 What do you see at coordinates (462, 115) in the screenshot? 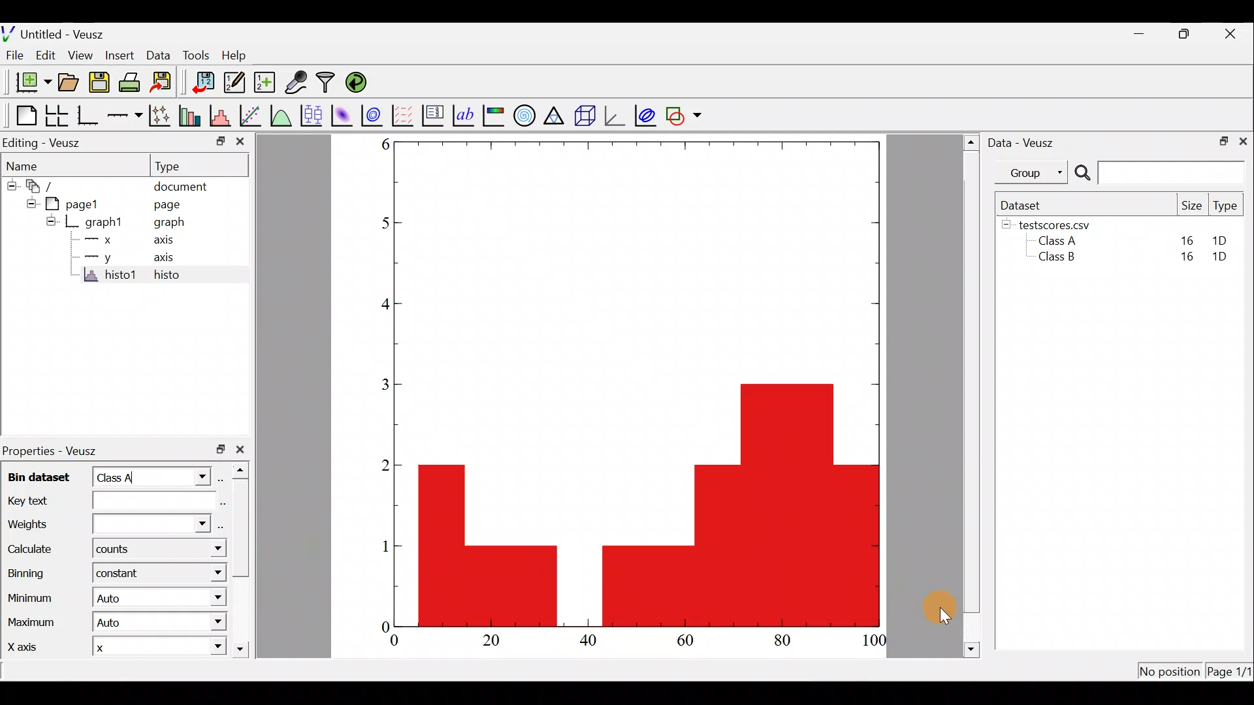
I see `Text label` at bounding box center [462, 115].